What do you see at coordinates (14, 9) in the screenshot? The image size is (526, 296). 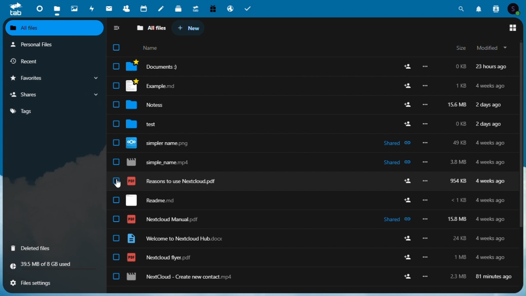 I see `tab` at bounding box center [14, 9].